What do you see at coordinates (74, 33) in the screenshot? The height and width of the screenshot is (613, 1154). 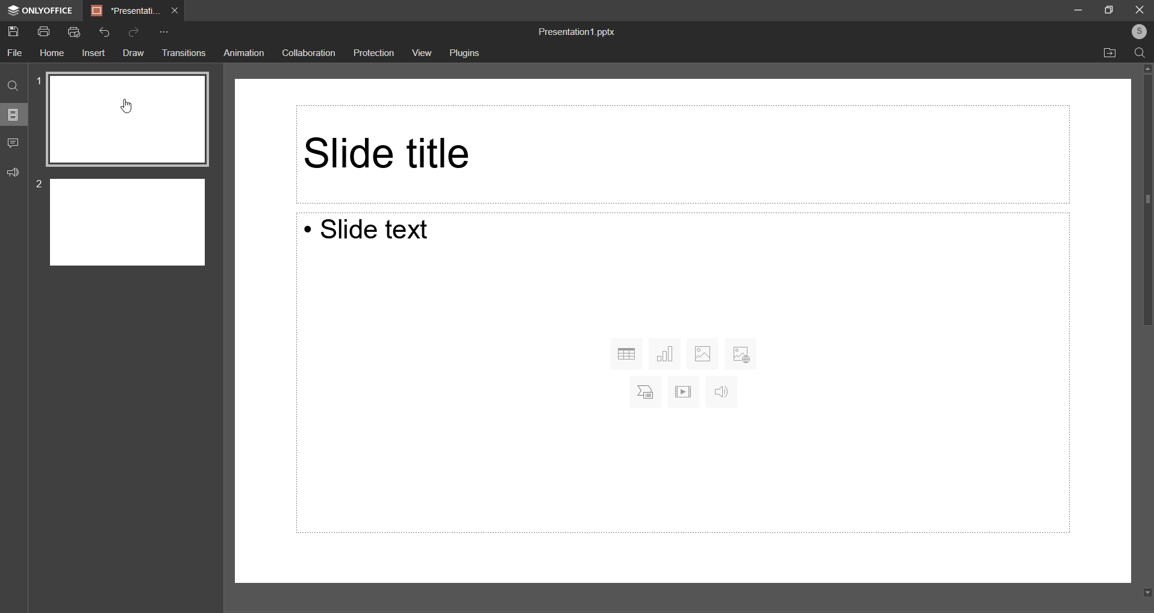 I see `Quick Print` at bounding box center [74, 33].